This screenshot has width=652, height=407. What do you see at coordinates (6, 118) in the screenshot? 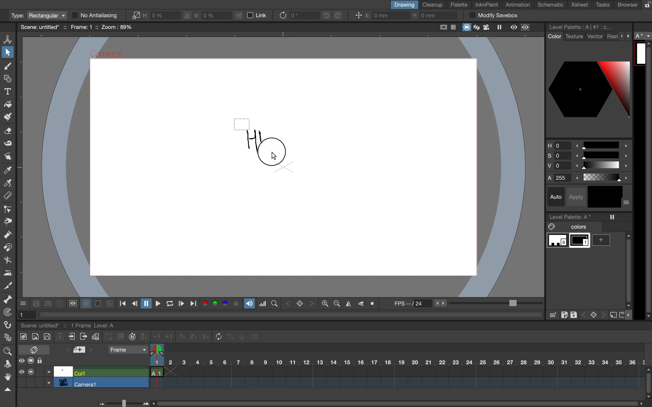
I see `paint brush tool` at bounding box center [6, 118].